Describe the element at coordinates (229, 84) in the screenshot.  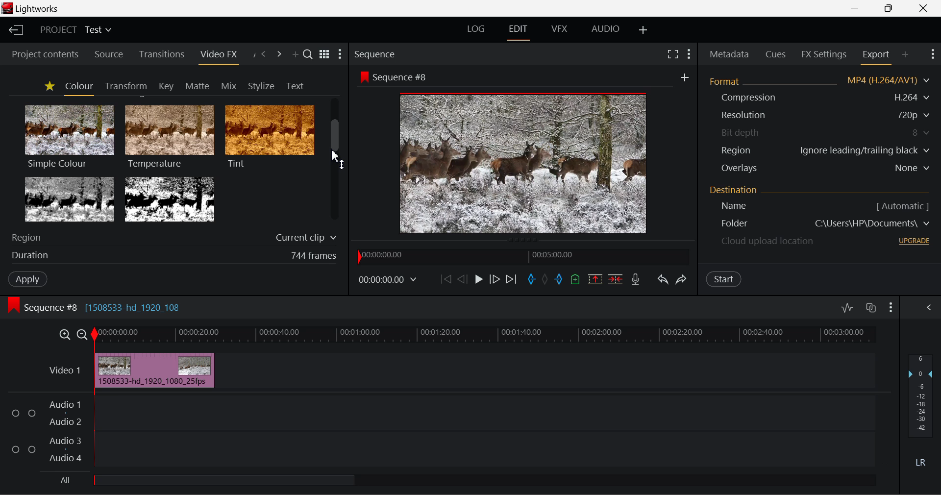
I see `Mix` at that location.